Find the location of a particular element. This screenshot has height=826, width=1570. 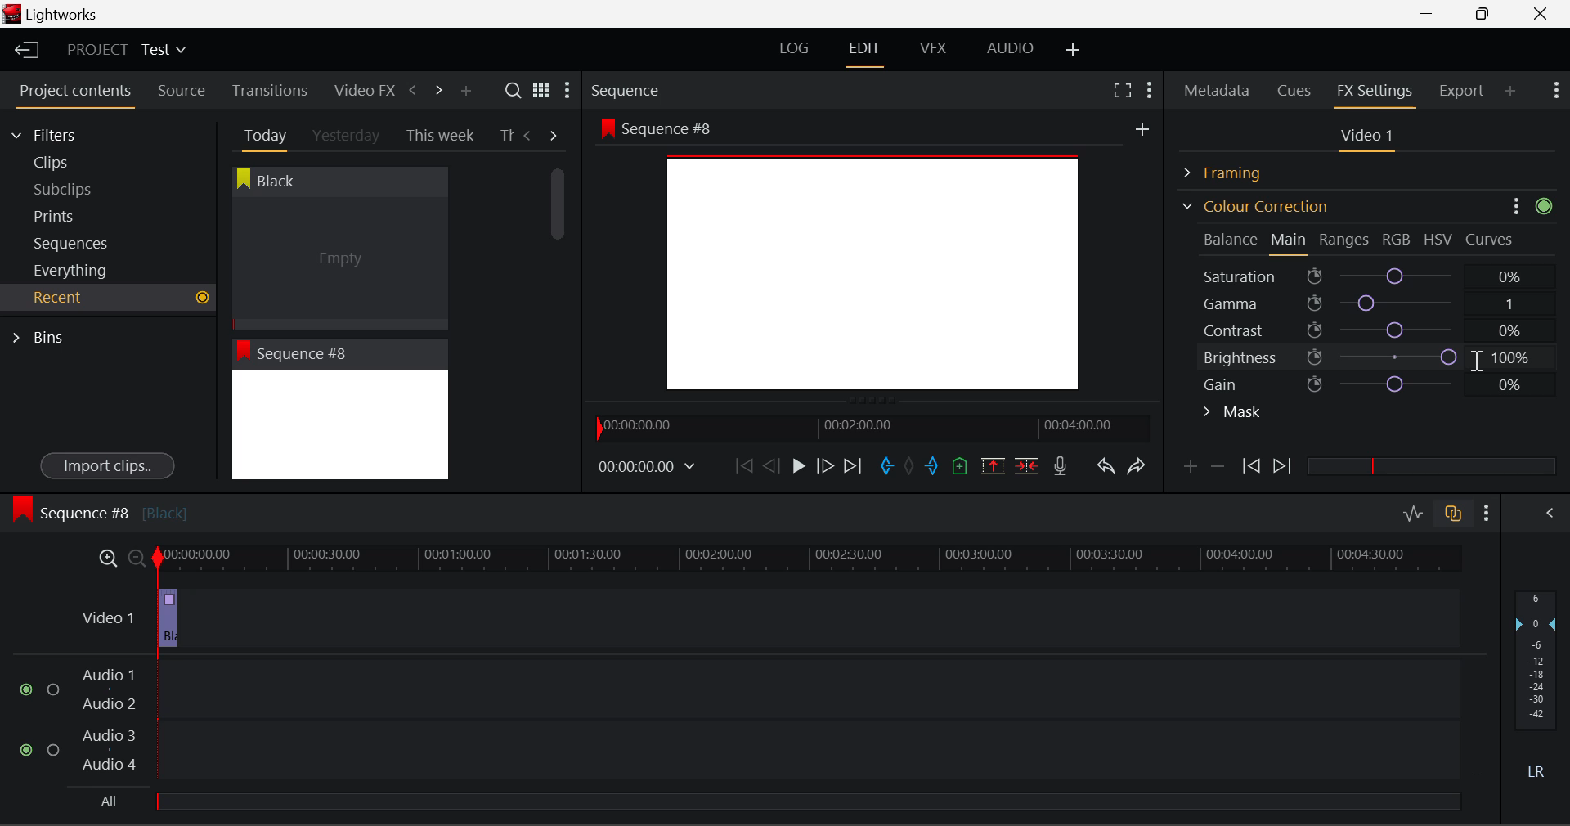

slider is located at coordinates (1431, 465).